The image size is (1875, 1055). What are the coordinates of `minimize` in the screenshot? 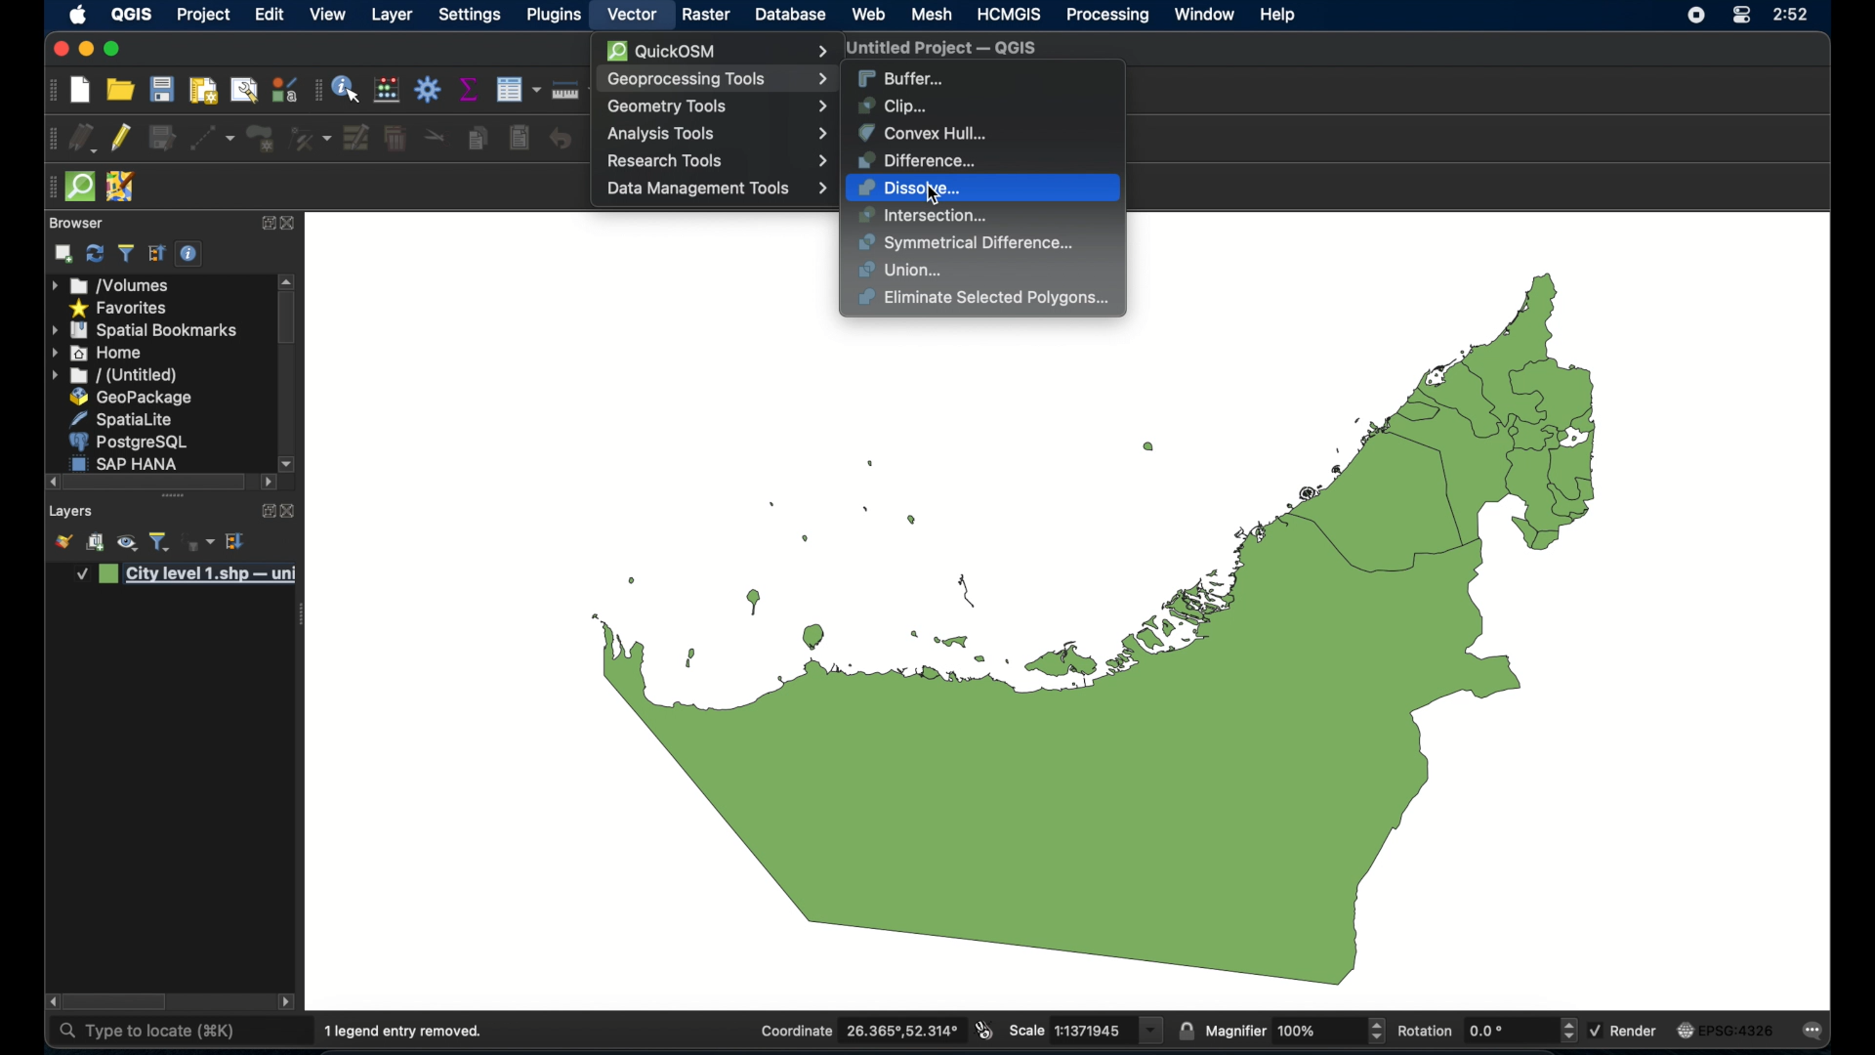 It's located at (84, 50).